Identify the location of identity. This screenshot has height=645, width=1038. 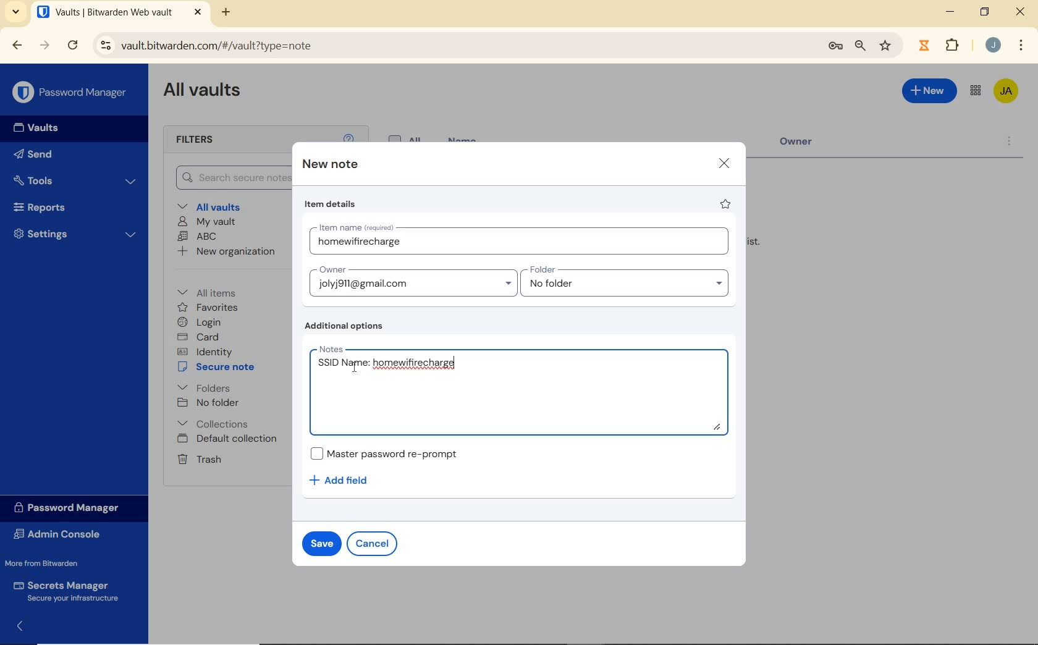
(205, 351).